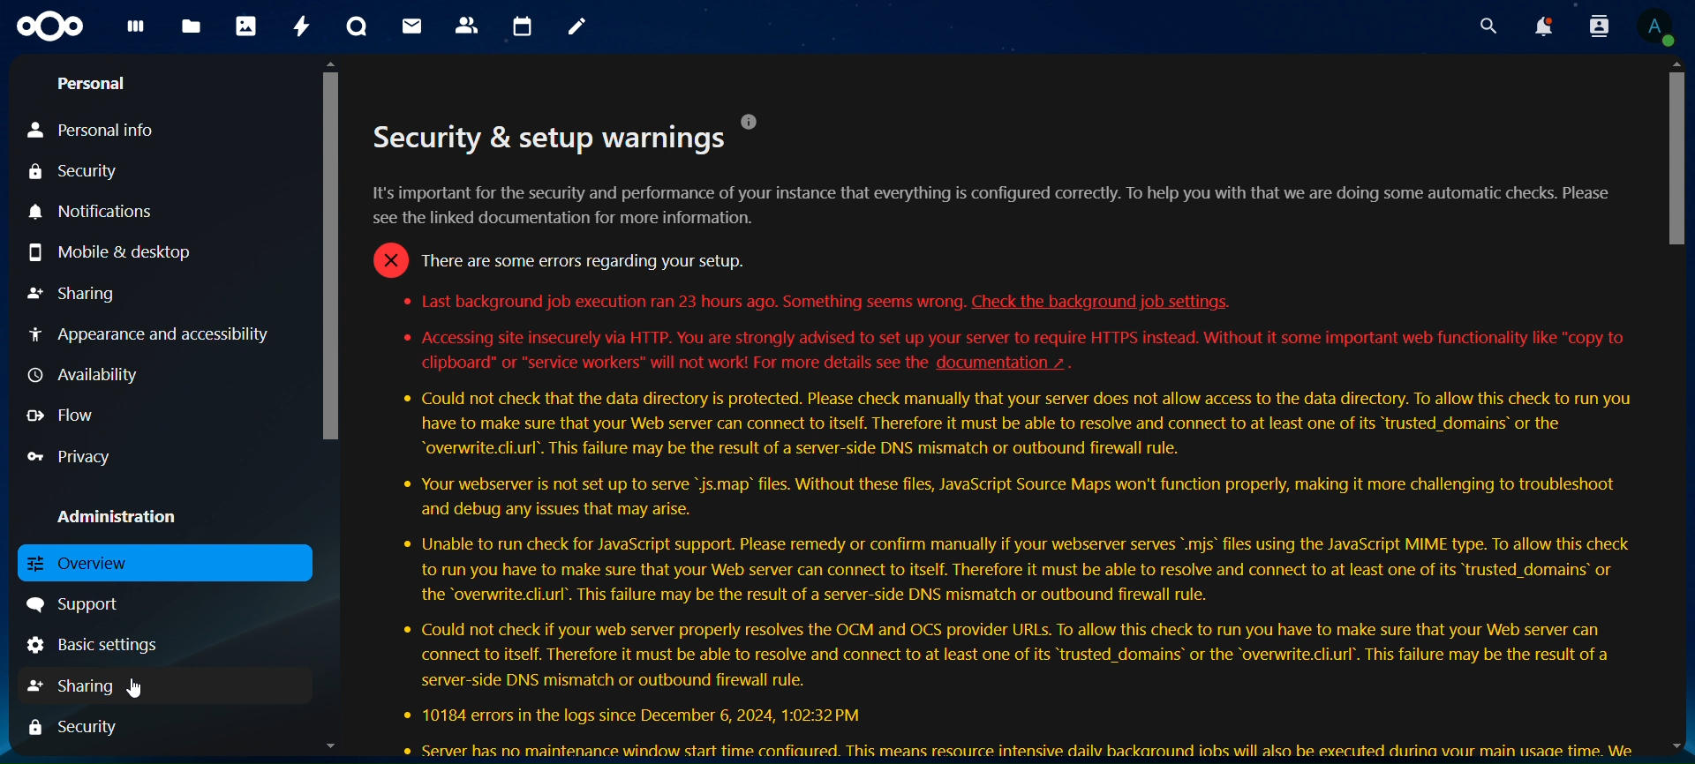 This screenshot has height=764, width=1695. Describe the element at coordinates (153, 331) in the screenshot. I see `appearance and acessibilty` at that location.